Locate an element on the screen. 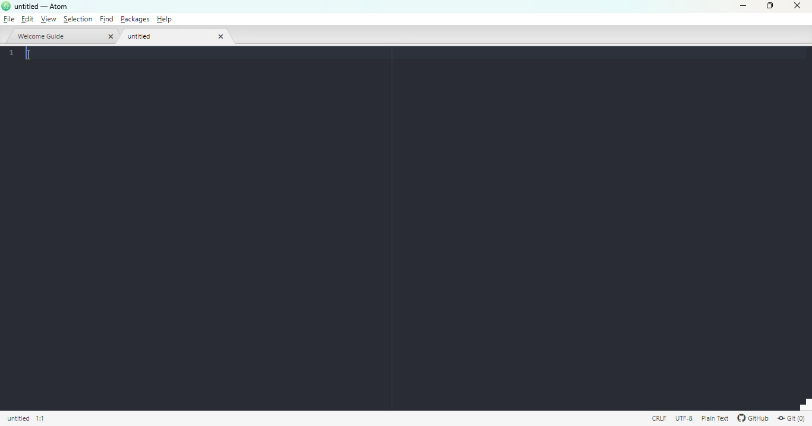 Image resolution: width=812 pixels, height=426 pixels. text cursor is located at coordinates (26, 53).